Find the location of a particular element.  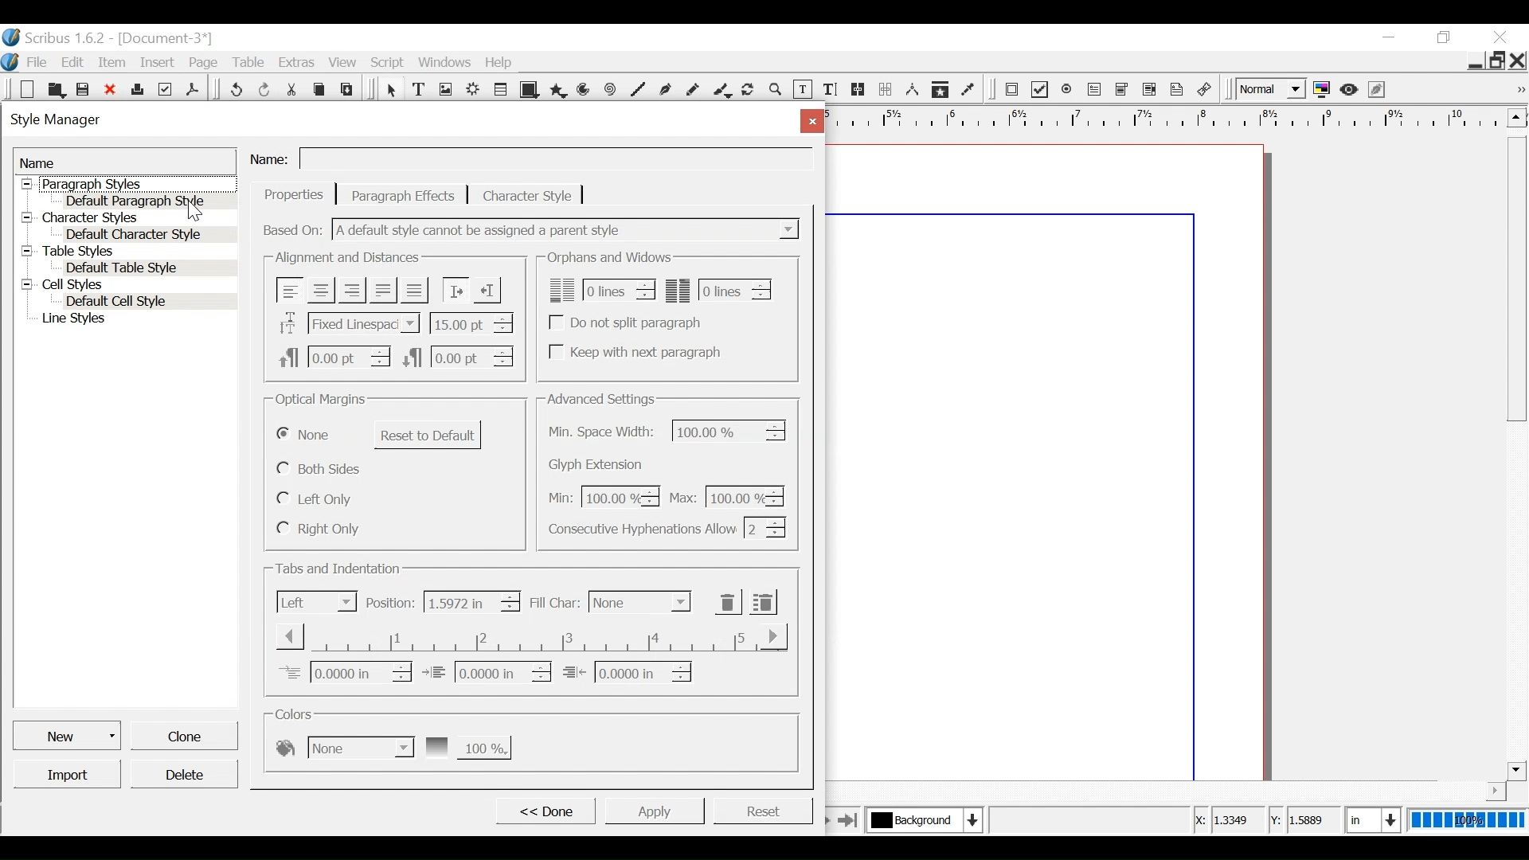

Position of tab is located at coordinates (471, 602).